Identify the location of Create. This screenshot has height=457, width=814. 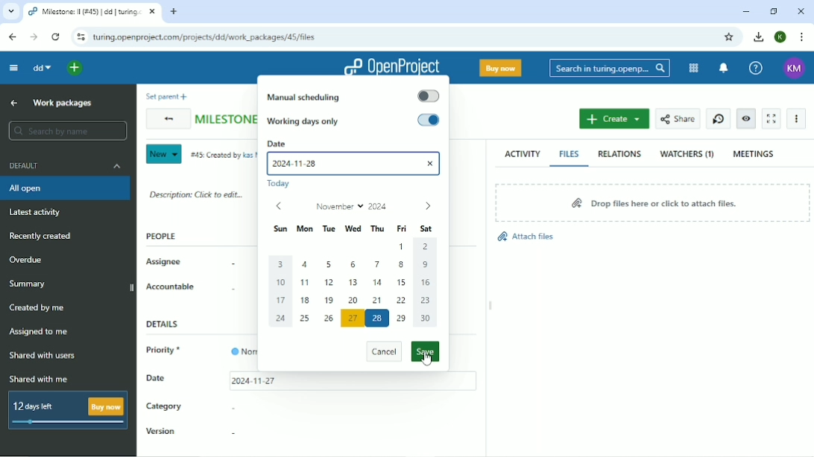
(614, 118).